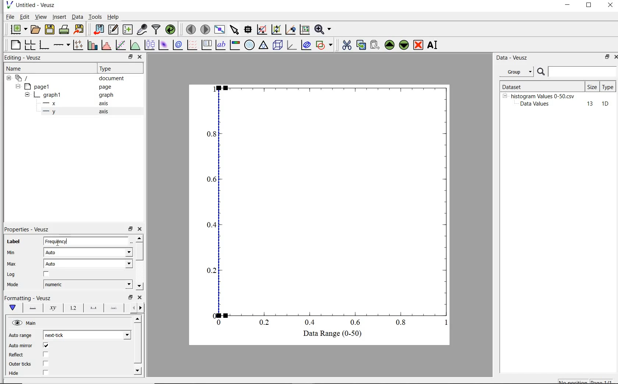  I want to click on click to recenter graph axes, so click(304, 30).